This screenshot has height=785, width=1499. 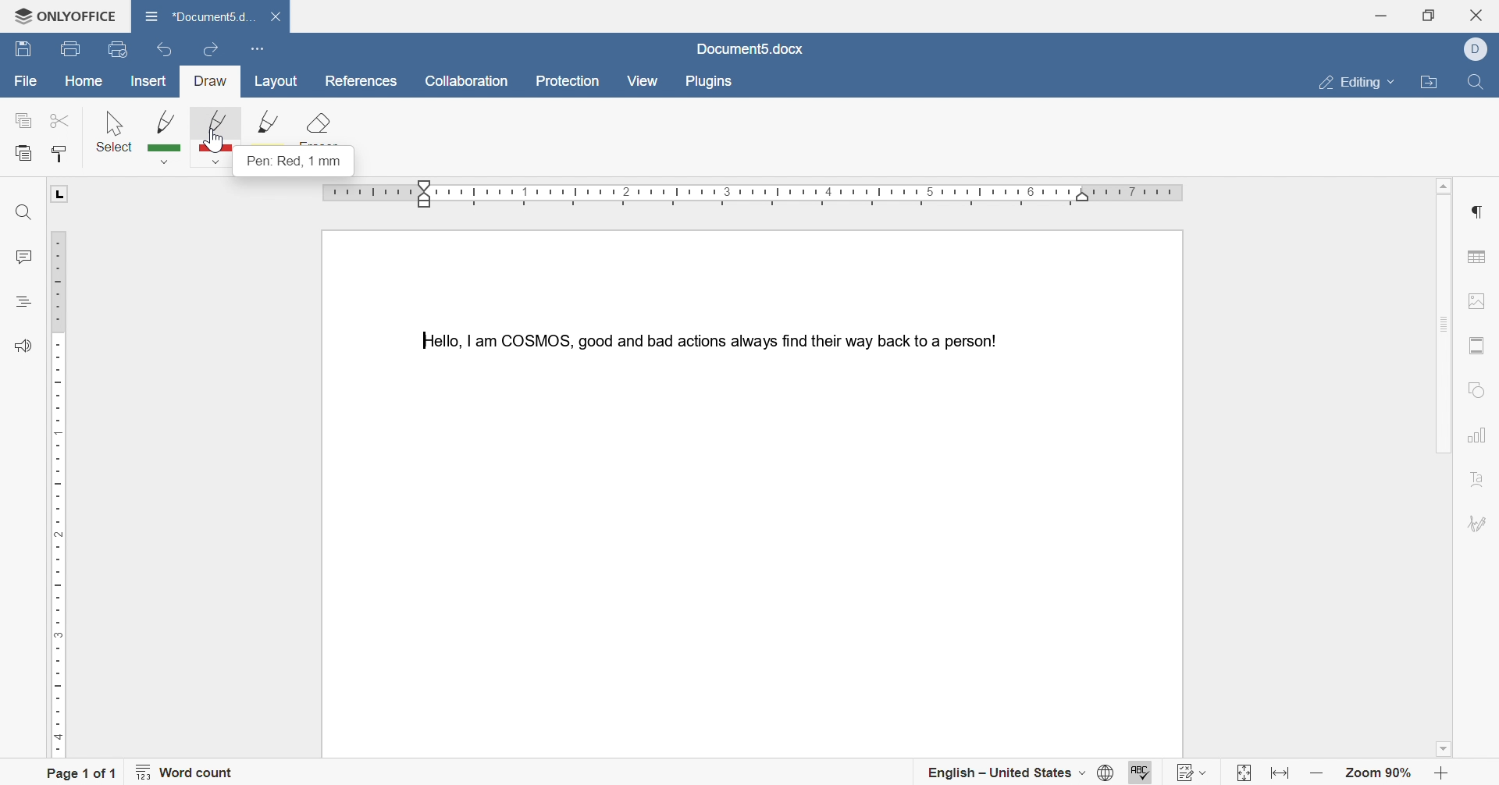 I want to click on zoom 90%, so click(x=1380, y=774).